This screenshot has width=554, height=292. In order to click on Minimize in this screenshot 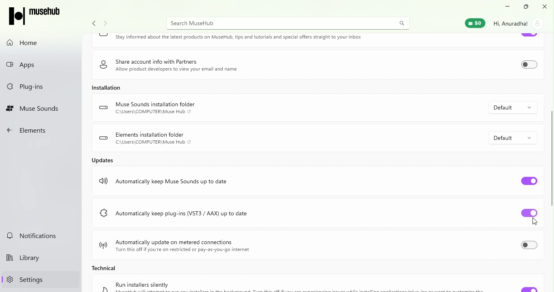, I will do `click(506, 8)`.